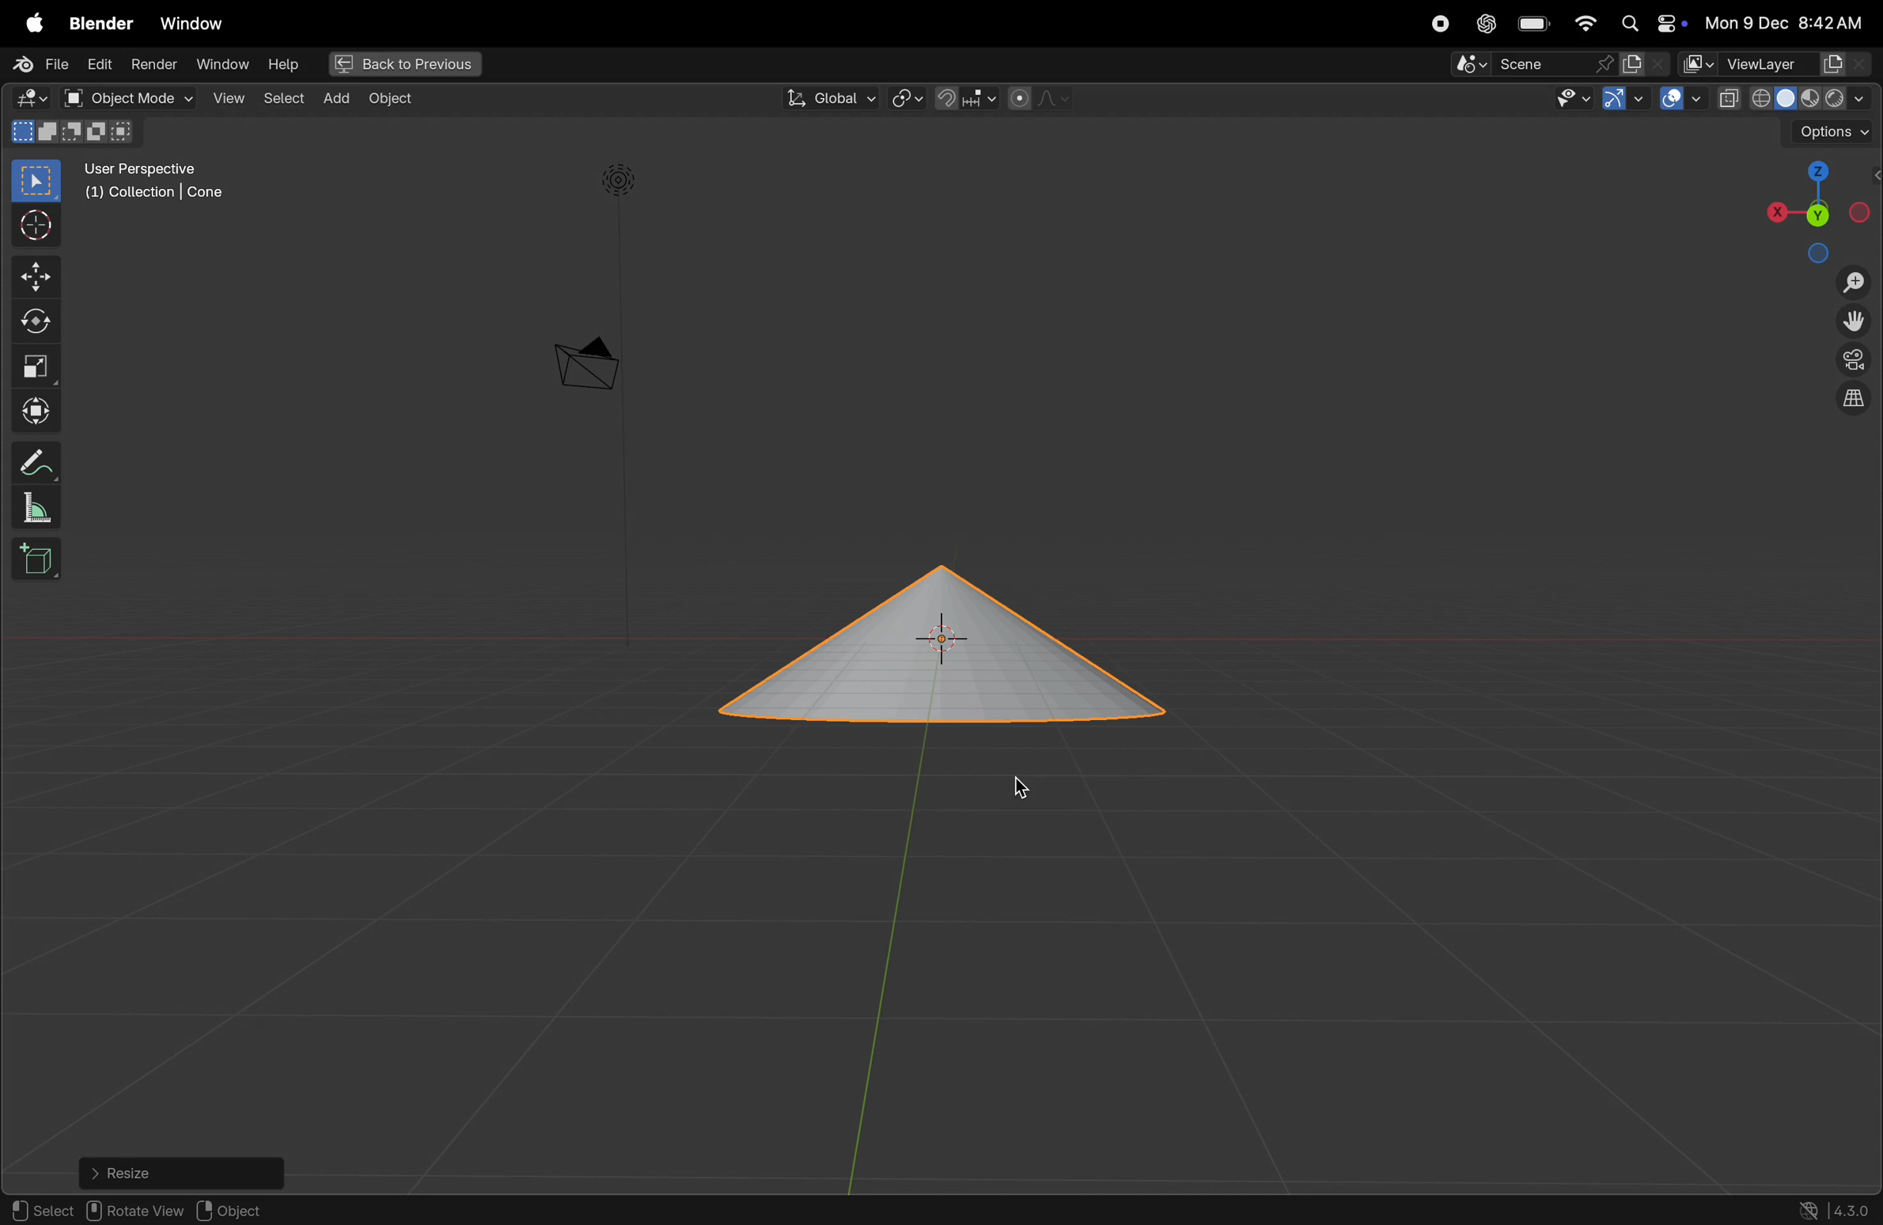  Describe the element at coordinates (36, 365) in the screenshot. I see `scale` at that location.